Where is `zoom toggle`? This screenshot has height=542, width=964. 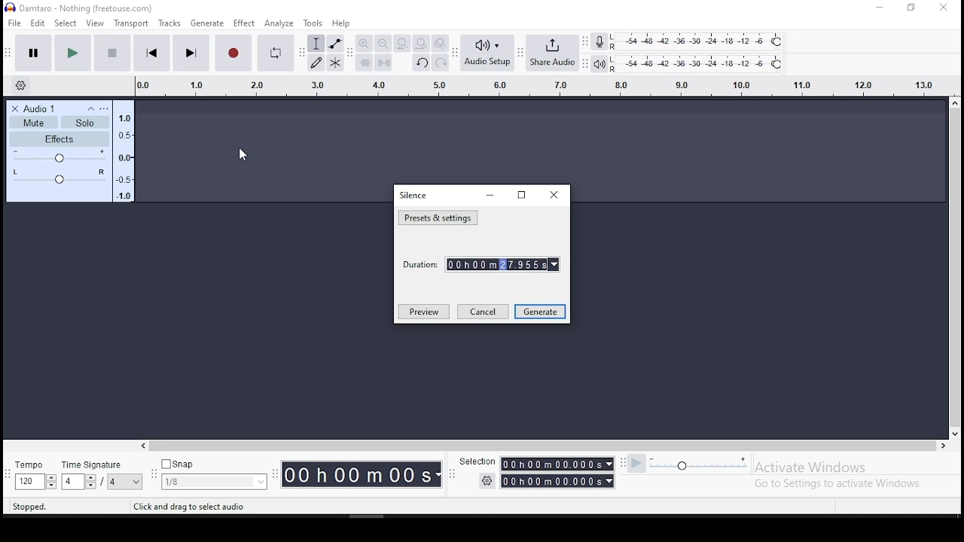
zoom toggle is located at coordinates (441, 44).